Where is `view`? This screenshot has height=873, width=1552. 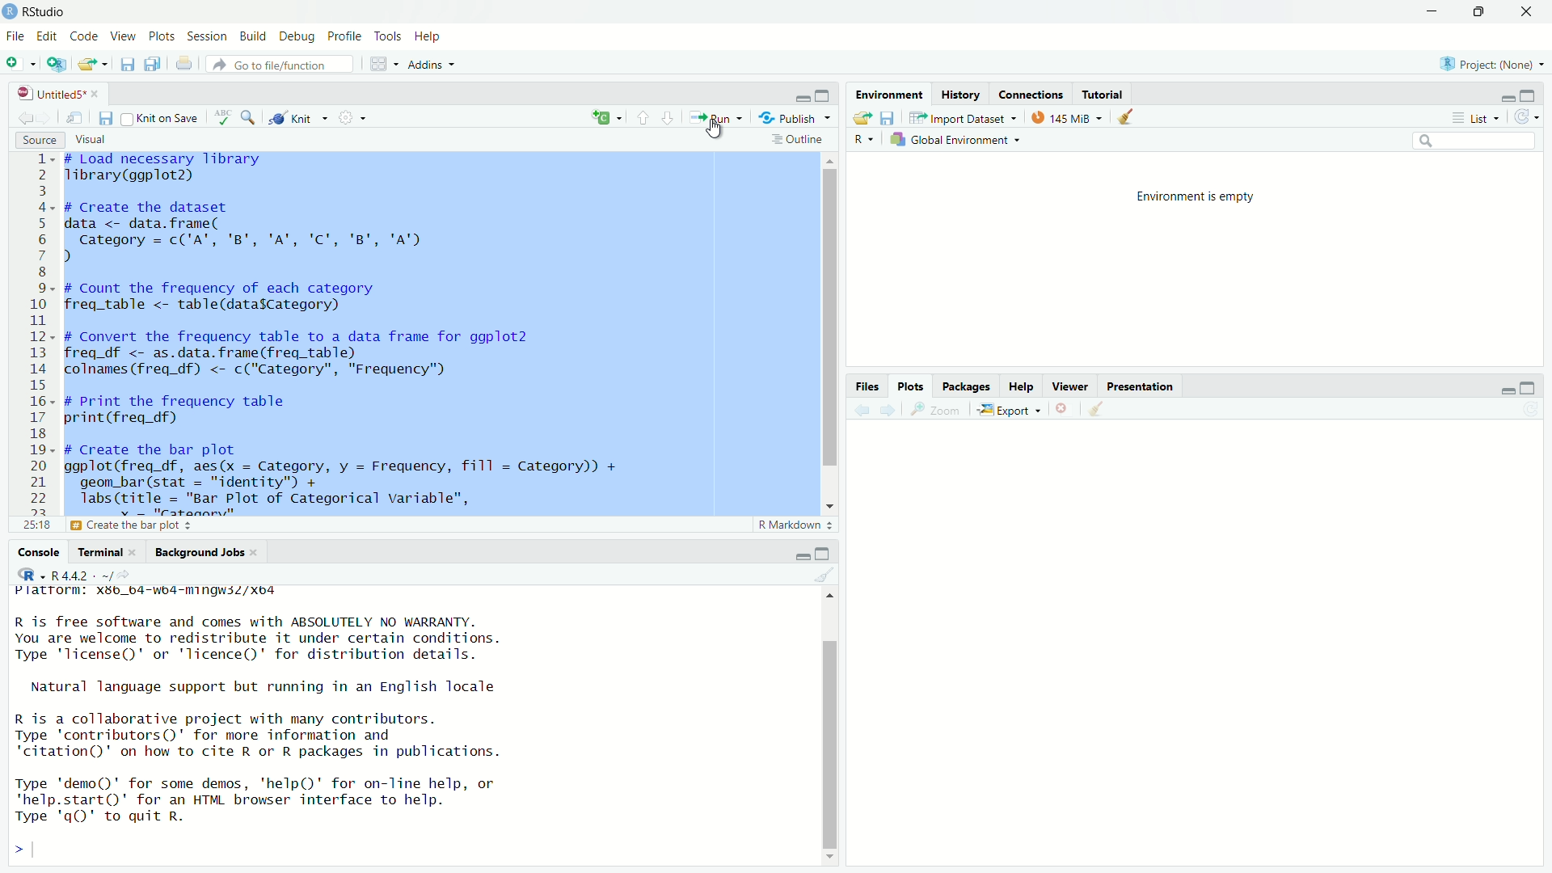 view is located at coordinates (124, 36).